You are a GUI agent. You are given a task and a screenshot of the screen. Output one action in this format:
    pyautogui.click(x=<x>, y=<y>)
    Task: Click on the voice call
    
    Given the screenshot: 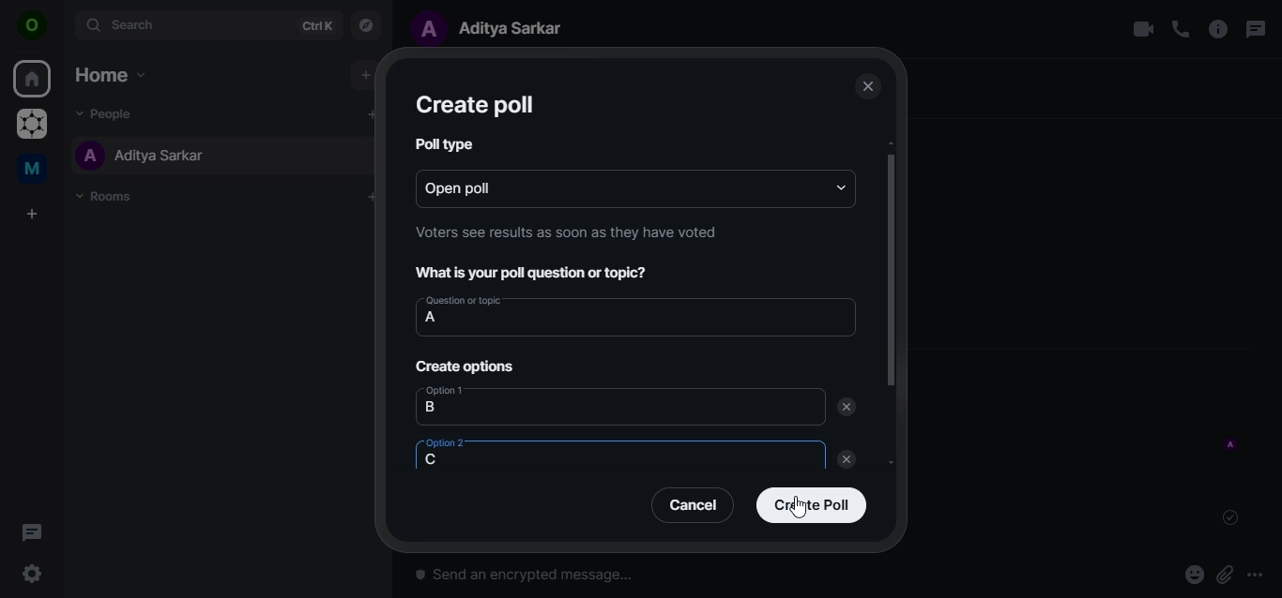 What is the action you would take?
    pyautogui.click(x=1181, y=29)
    